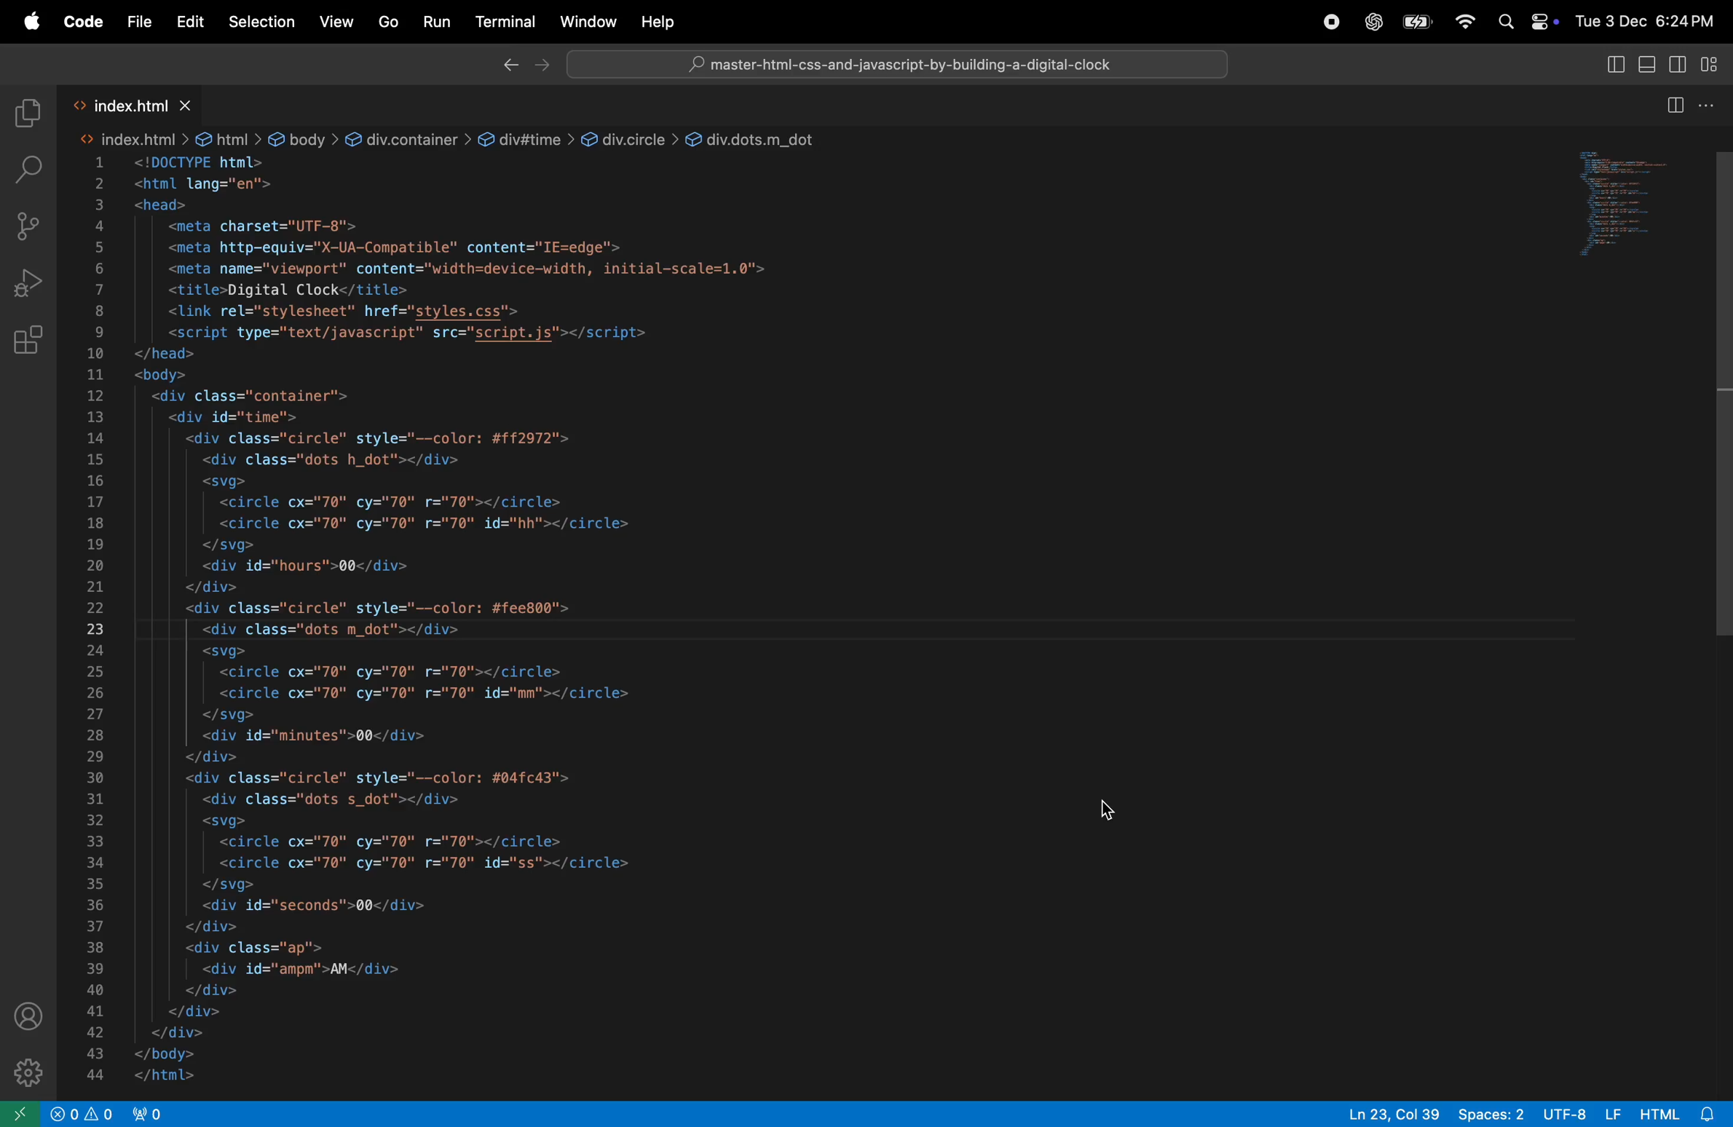  I want to click on source control, so click(25, 224).